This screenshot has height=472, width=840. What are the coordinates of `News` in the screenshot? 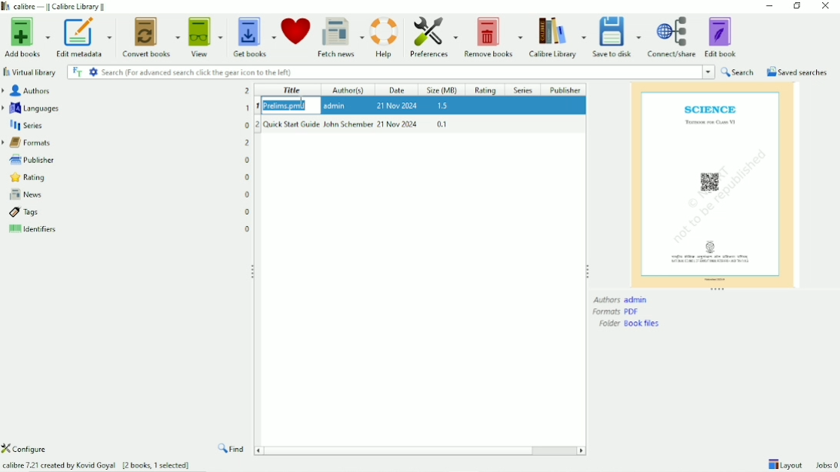 It's located at (23, 195).